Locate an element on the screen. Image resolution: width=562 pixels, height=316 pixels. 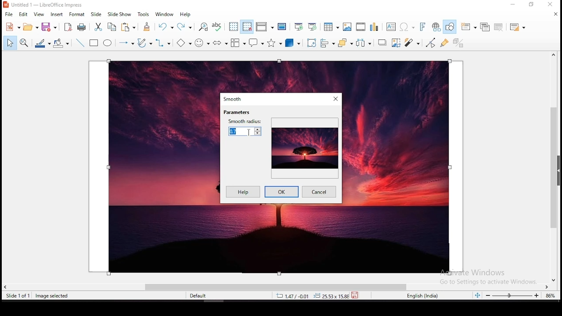
Shadow is located at coordinates (382, 43).